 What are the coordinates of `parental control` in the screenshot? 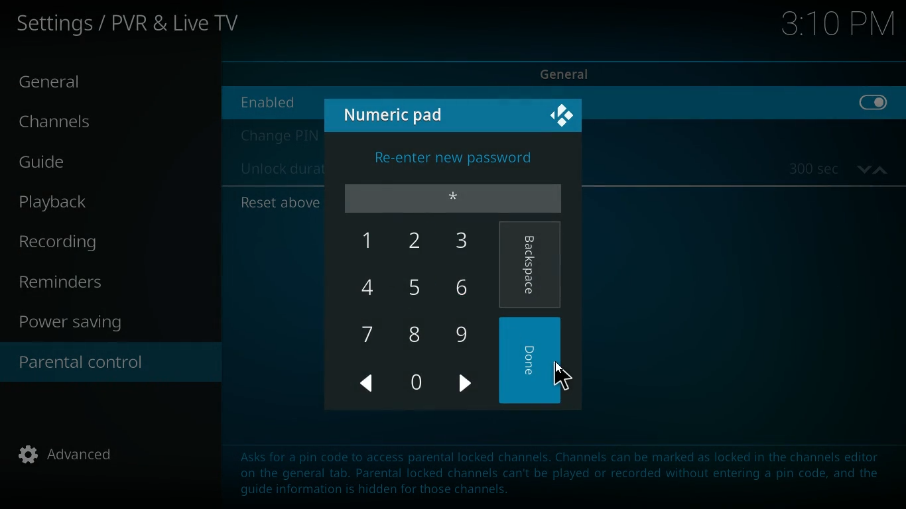 It's located at (111, 364).